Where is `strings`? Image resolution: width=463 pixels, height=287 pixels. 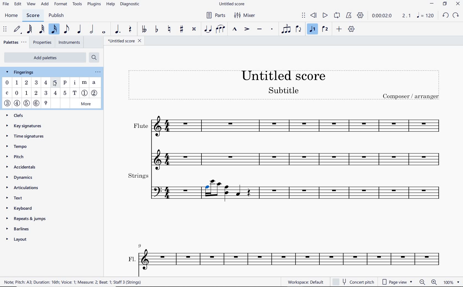 strings is located at coordinates (284, 187).